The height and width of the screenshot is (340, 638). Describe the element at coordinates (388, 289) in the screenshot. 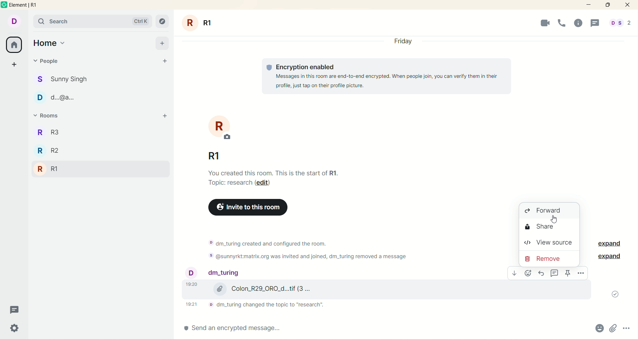

I see `image` at that location.